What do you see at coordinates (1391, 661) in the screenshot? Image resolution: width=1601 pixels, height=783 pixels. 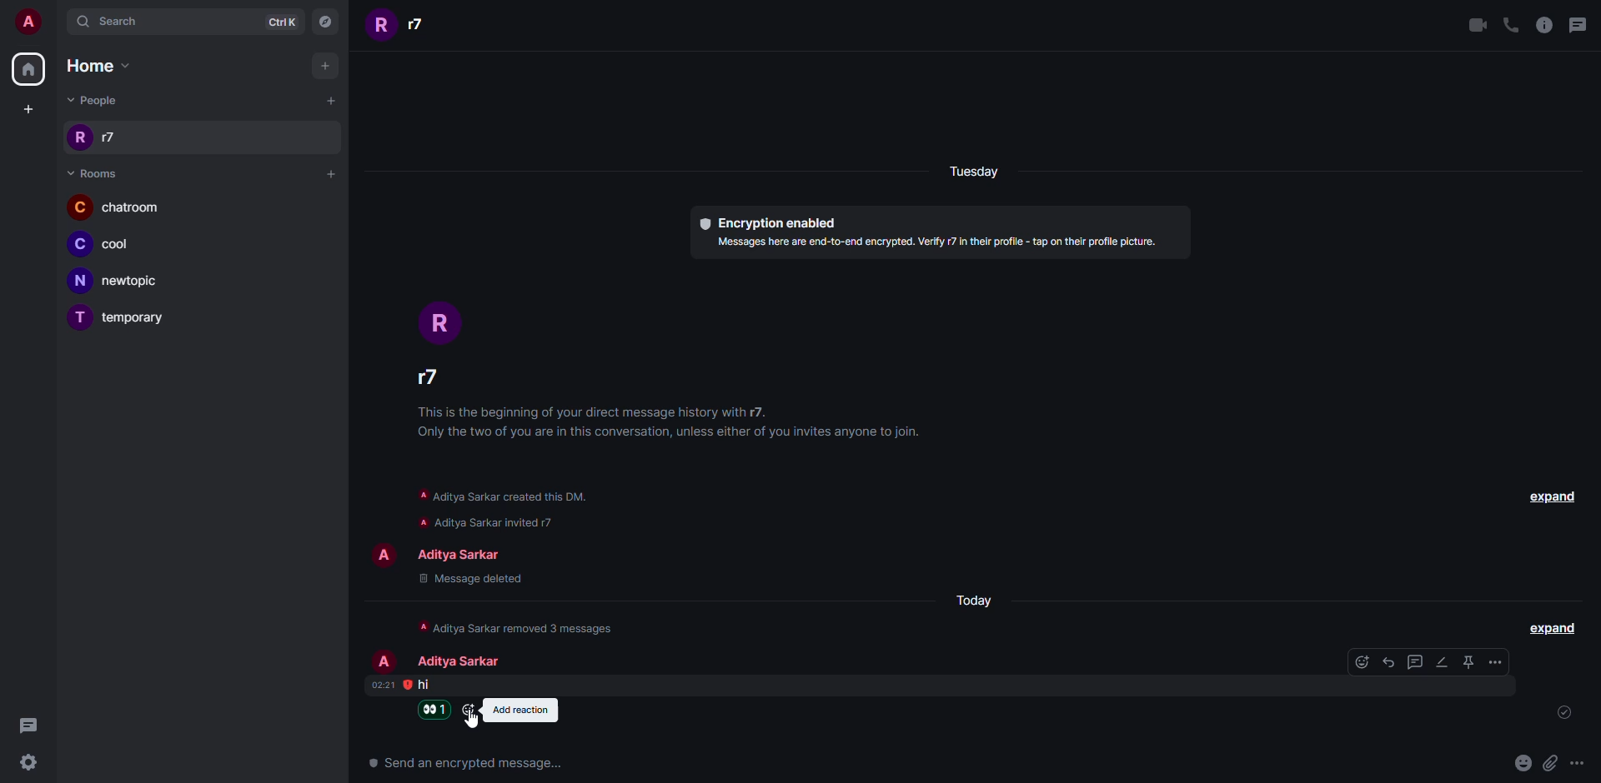 I see `reply` at bounding box center [1391, 661].